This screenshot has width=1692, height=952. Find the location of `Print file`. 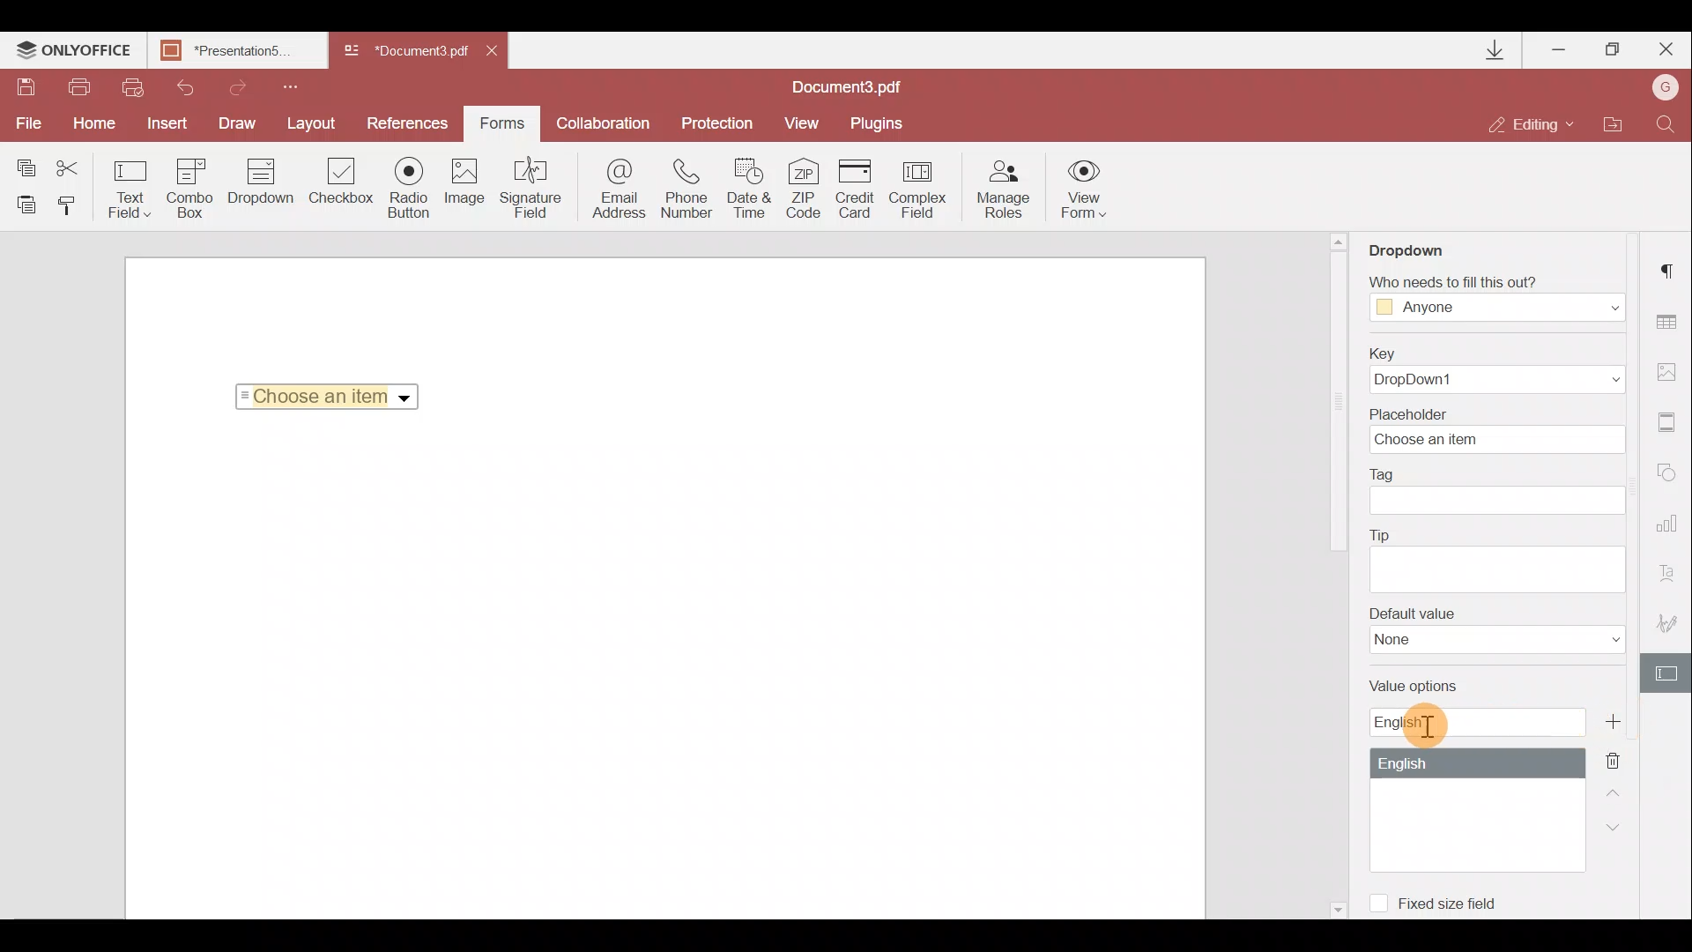

Print file is located at coordinates (81, 88).